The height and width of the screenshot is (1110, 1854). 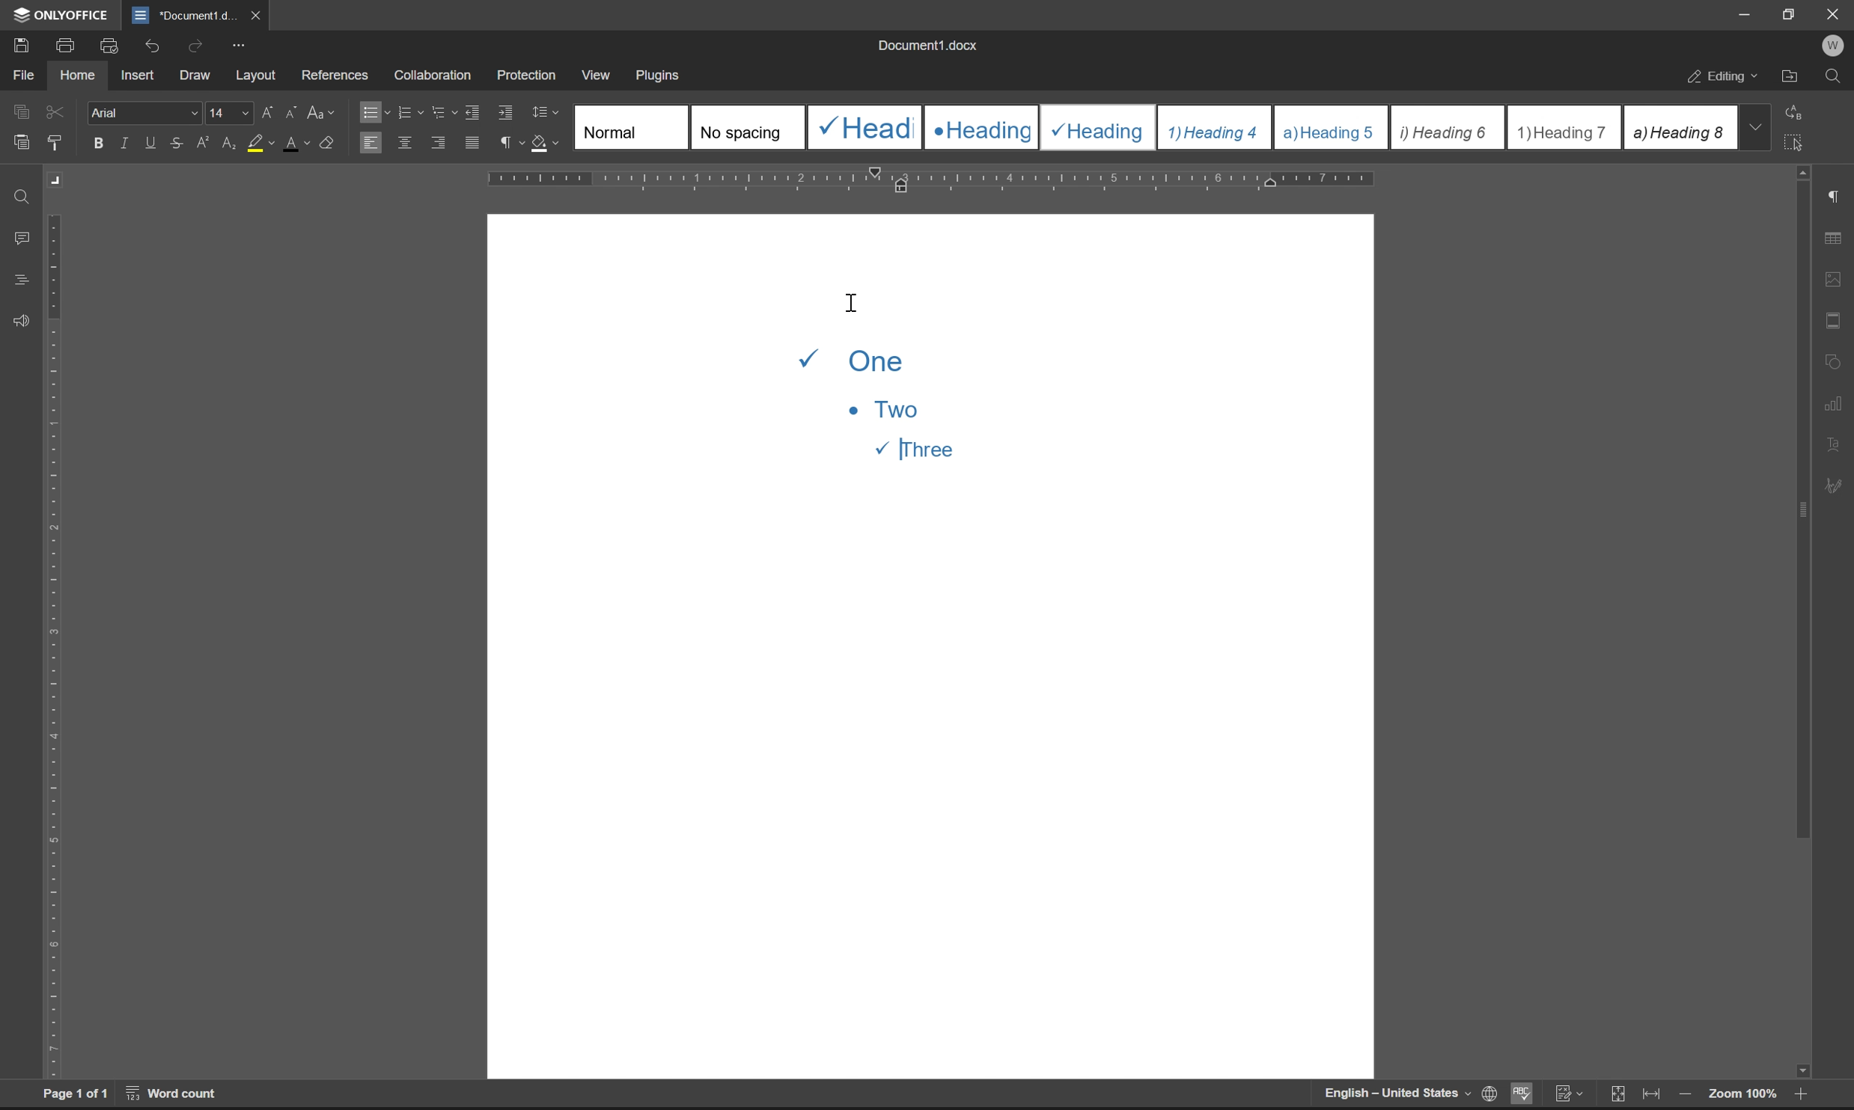 I want to click on Heading 8, so click(x=1679, y=126).